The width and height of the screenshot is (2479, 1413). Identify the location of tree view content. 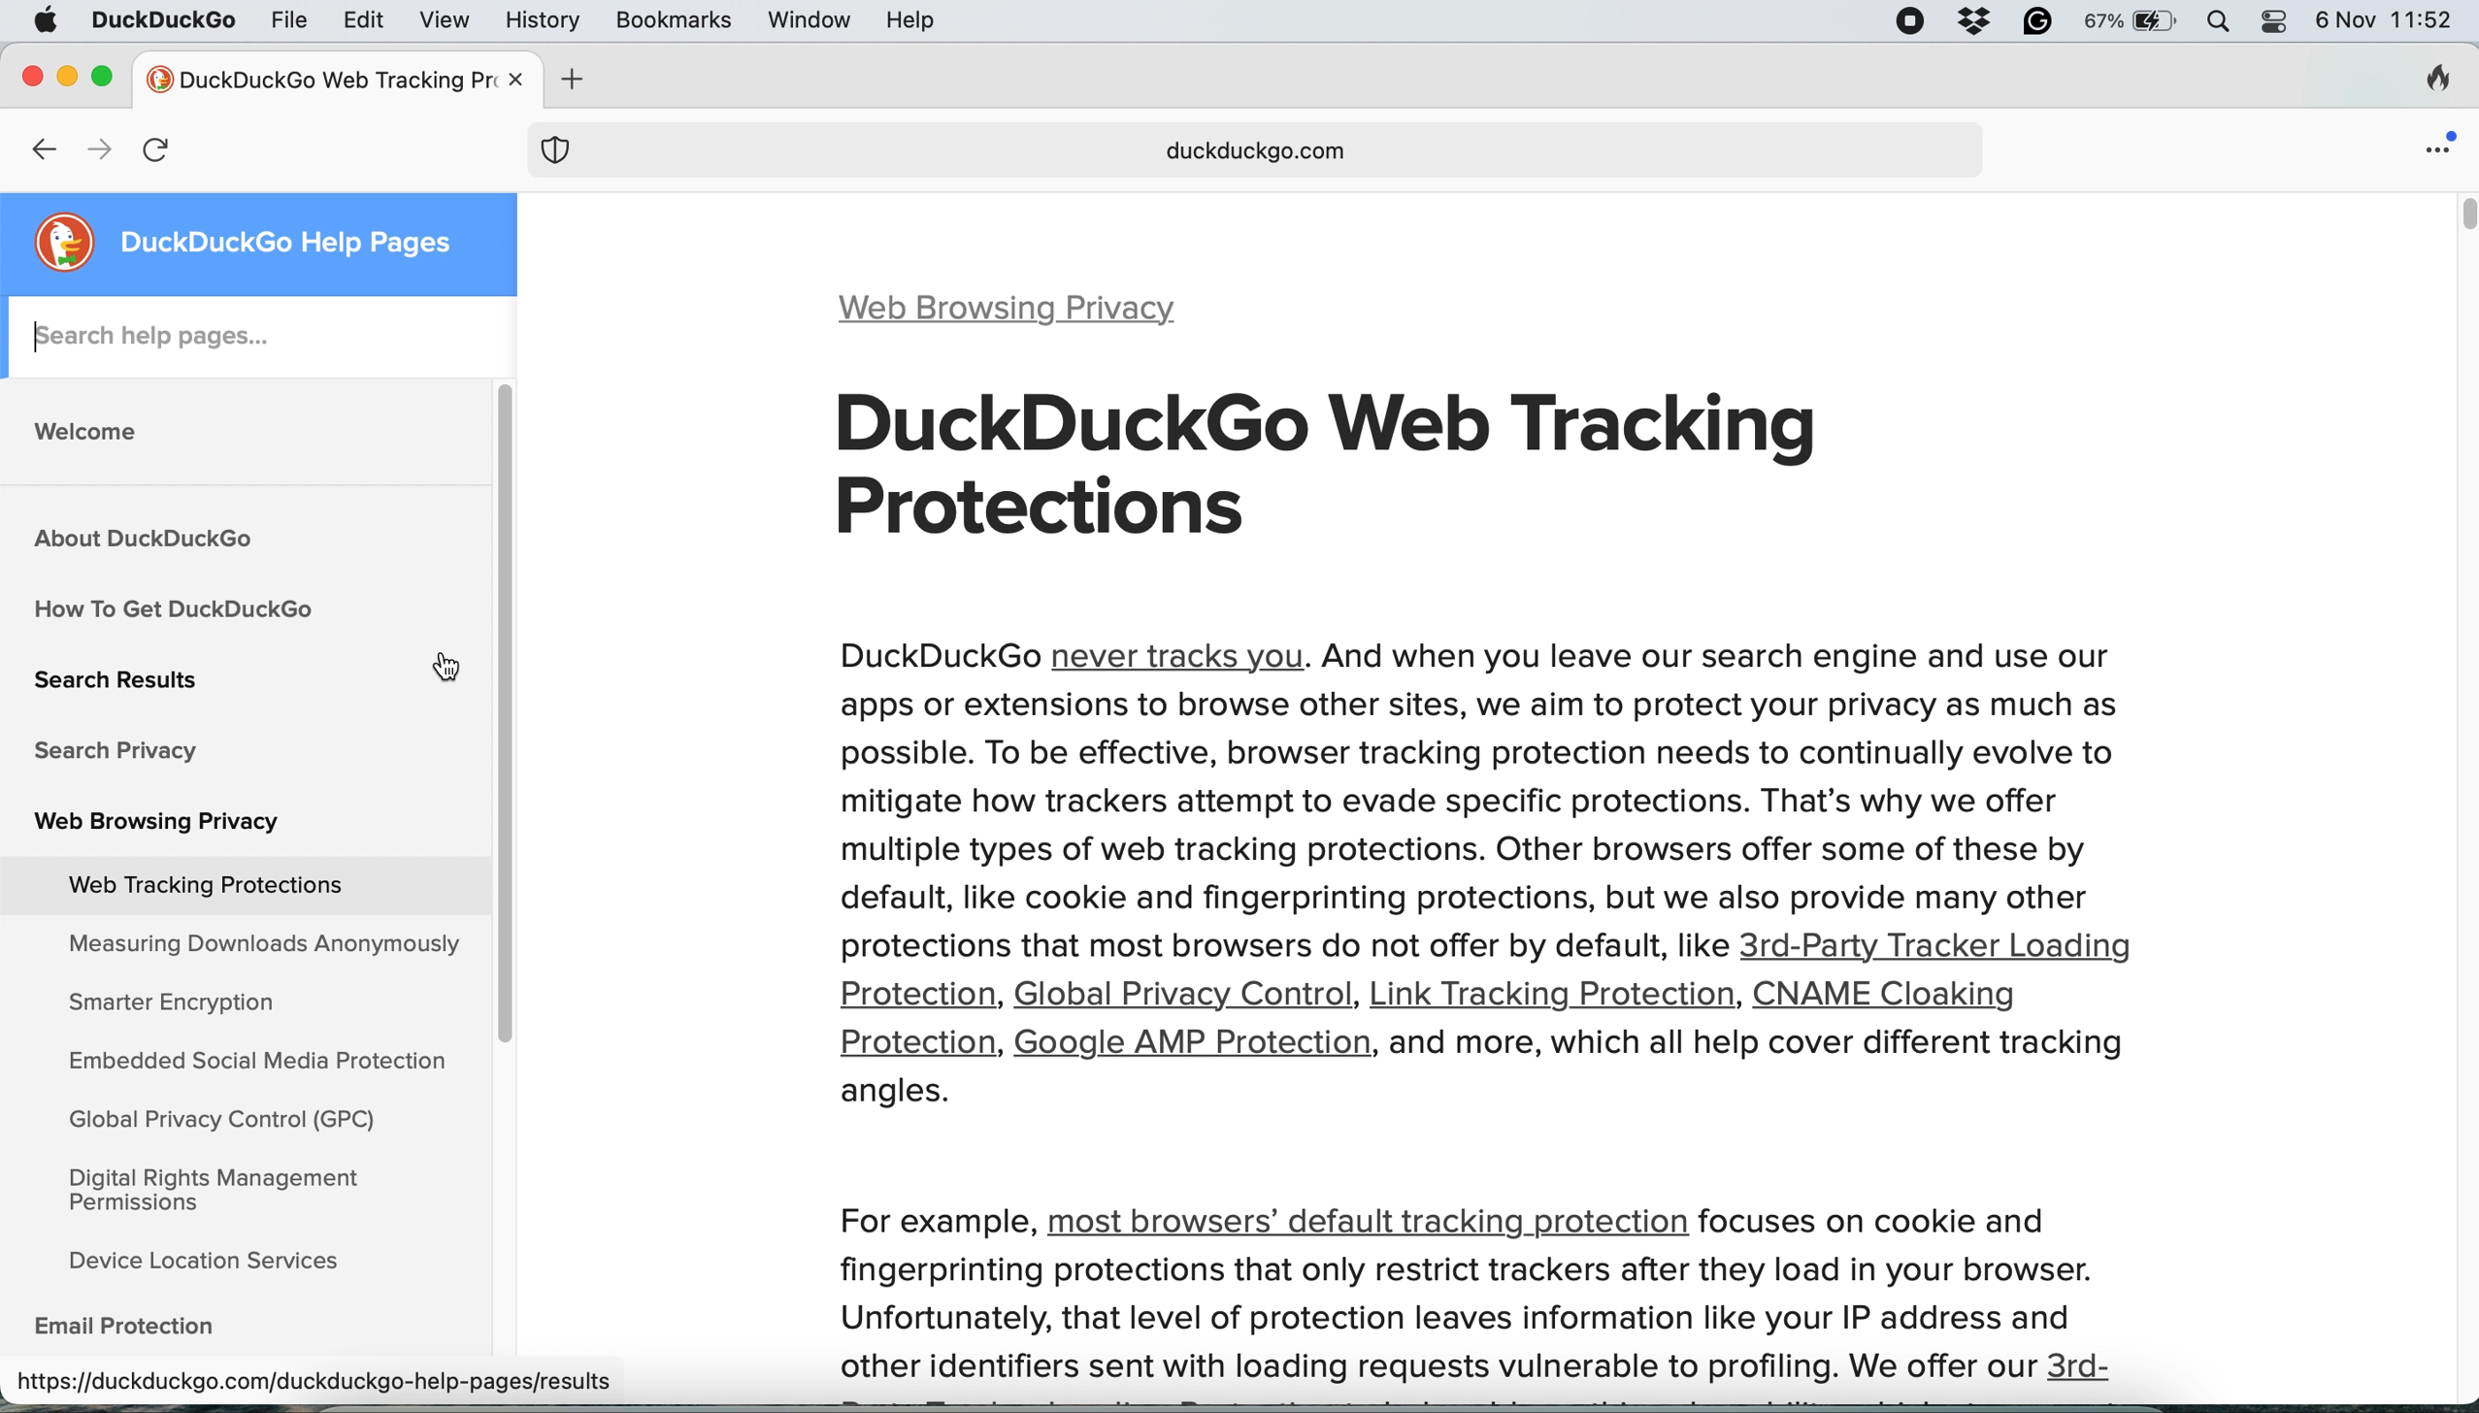
(238, 862).